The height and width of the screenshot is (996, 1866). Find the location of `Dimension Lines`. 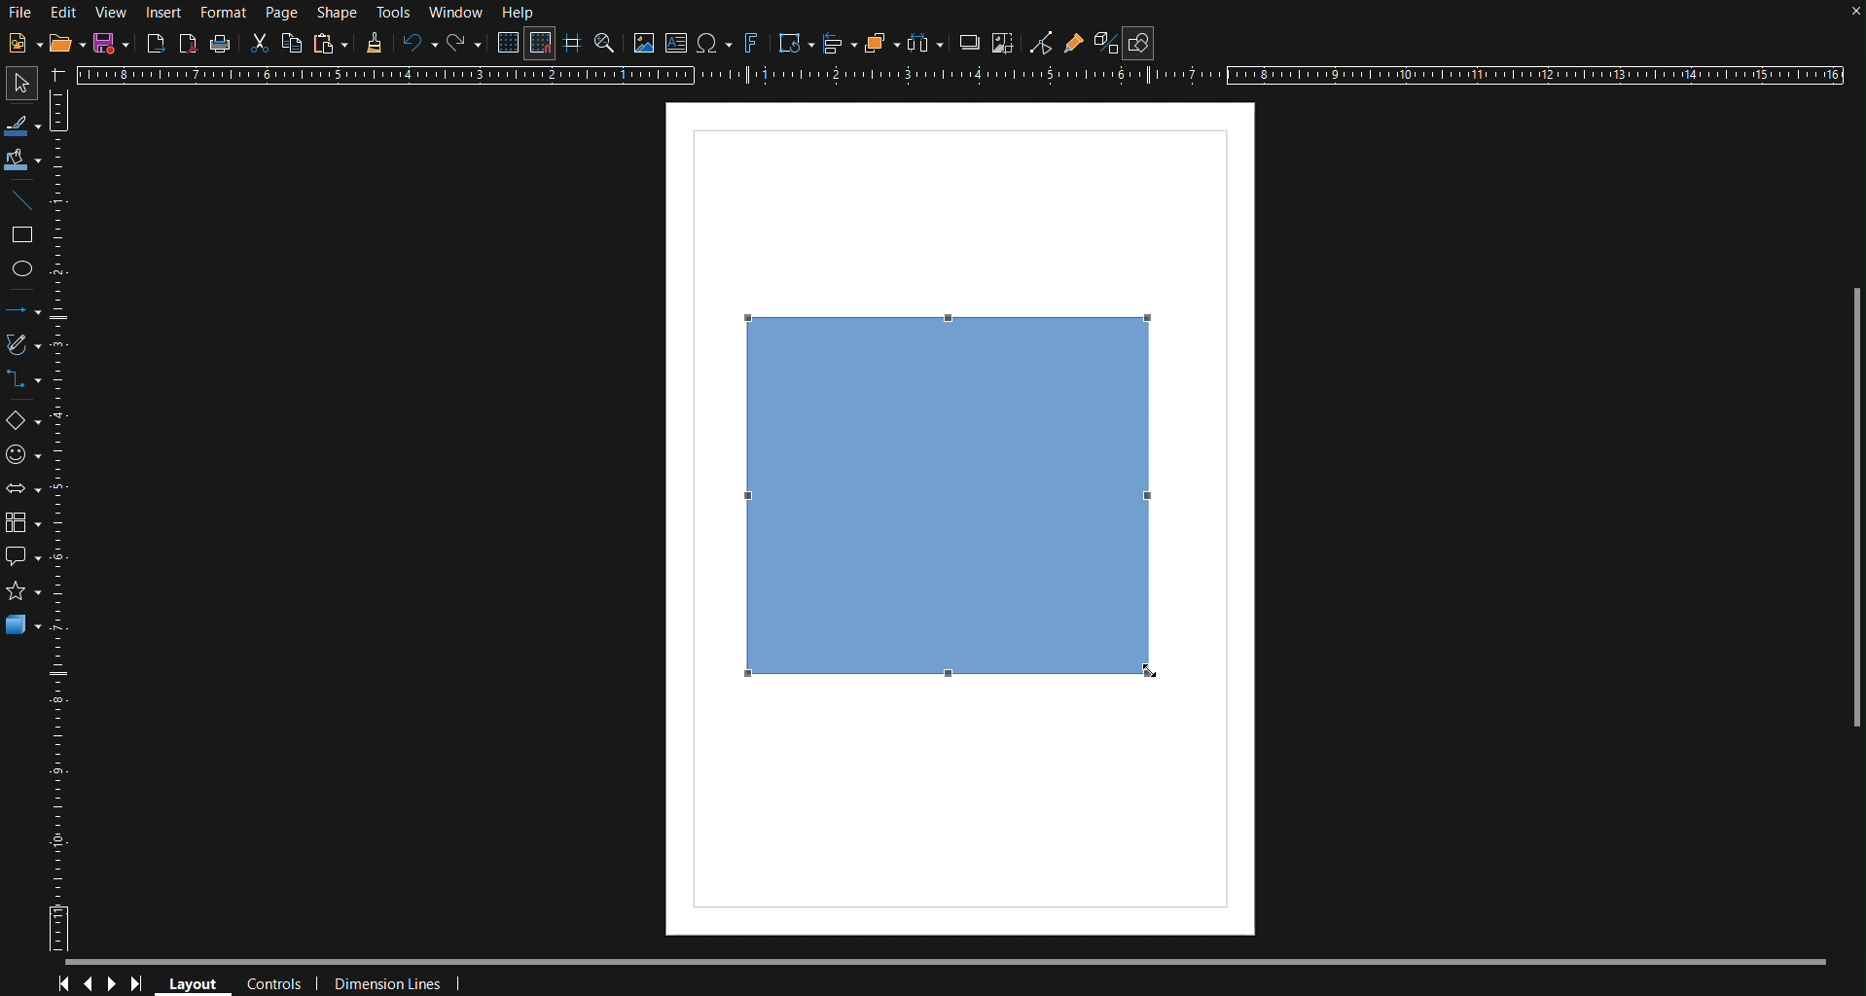

Dimension Lines is located at coordinates (404, 983).